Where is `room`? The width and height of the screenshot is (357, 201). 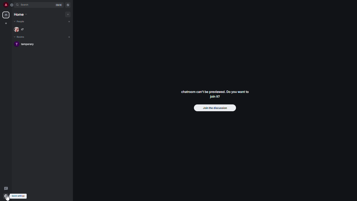 room is located at coordinates (26, 44).